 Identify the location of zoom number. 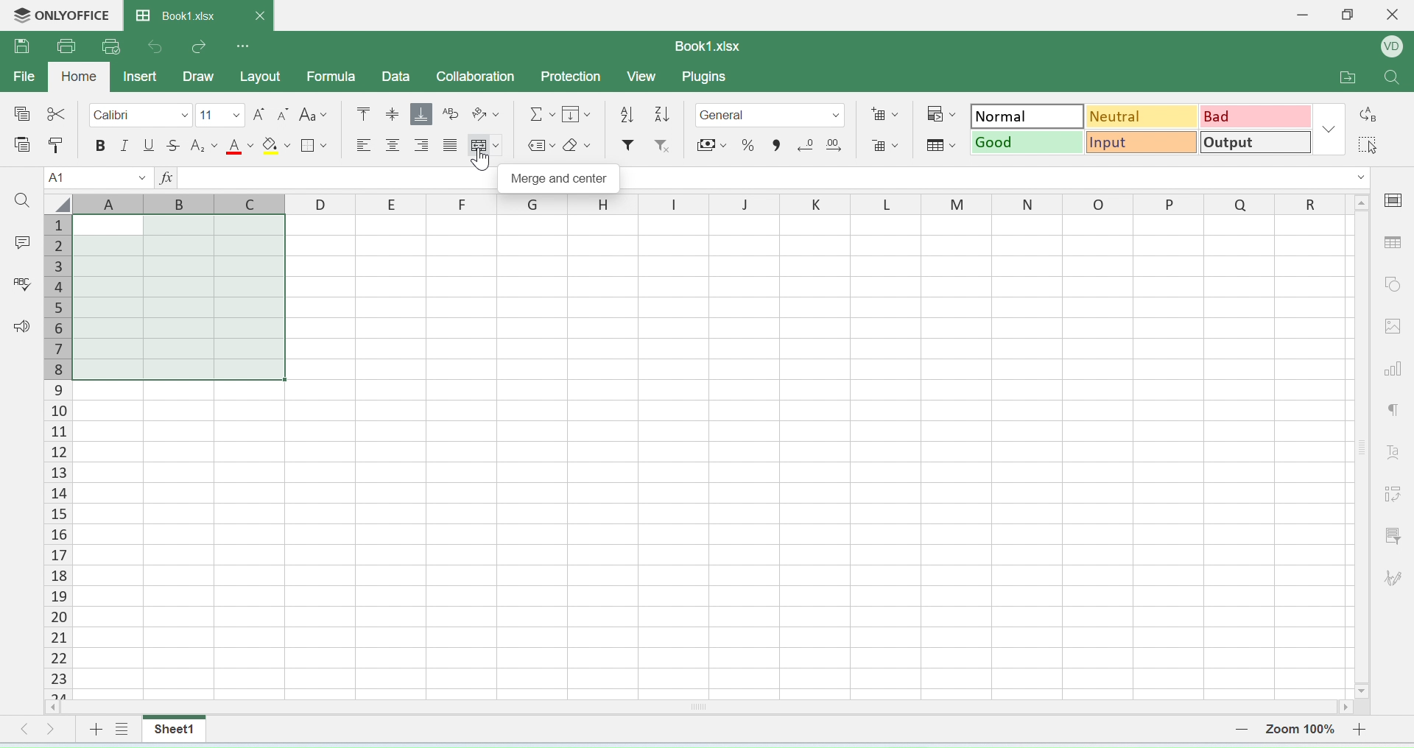
(1298, 728).